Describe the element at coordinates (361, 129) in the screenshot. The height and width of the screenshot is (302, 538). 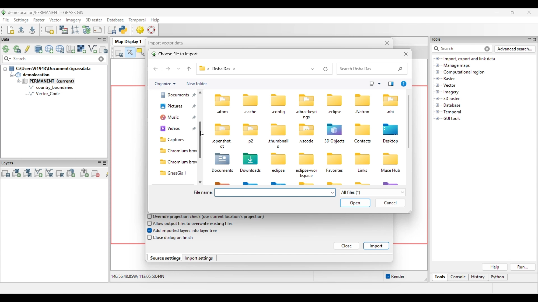
I see `icon` at that location.